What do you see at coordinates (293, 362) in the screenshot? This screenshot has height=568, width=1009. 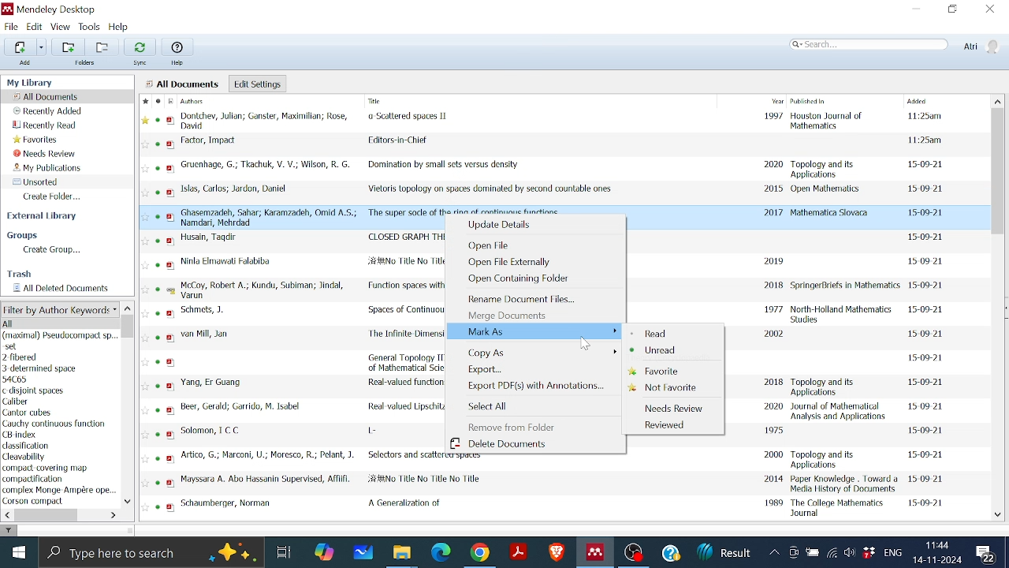 I see `General Topology III Paracompactness, Function Spaces, Descriptive Theory (Encyclopedia of Mathematical Sciences) ` at bounding box center [293, 362].